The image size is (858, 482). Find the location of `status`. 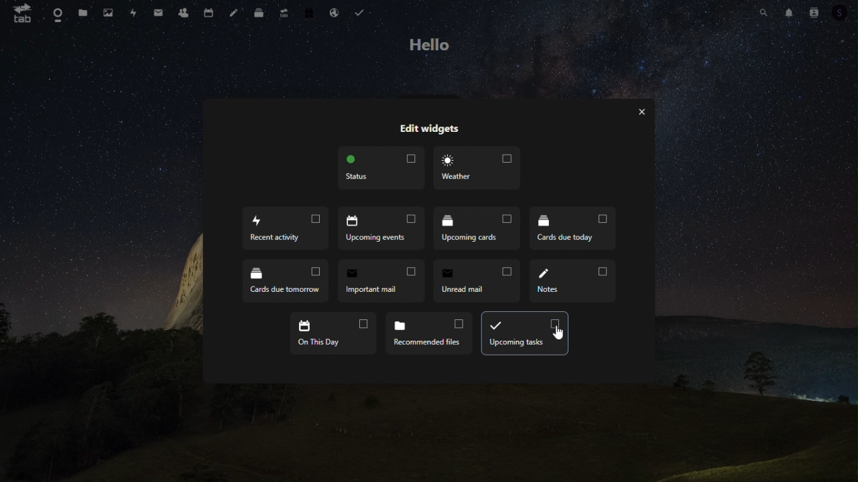

status is located at coordinates (383, 169).